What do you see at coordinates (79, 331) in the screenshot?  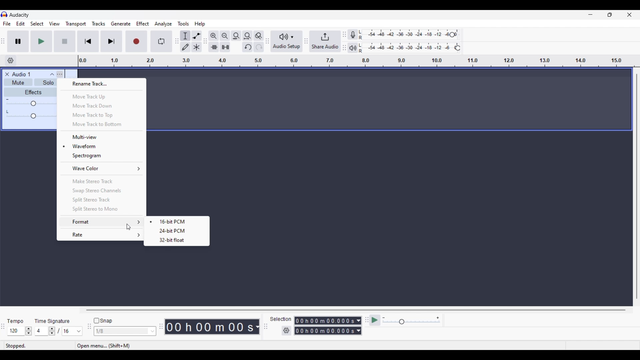 I see `Time signature options` at bounding box center [79, 331].